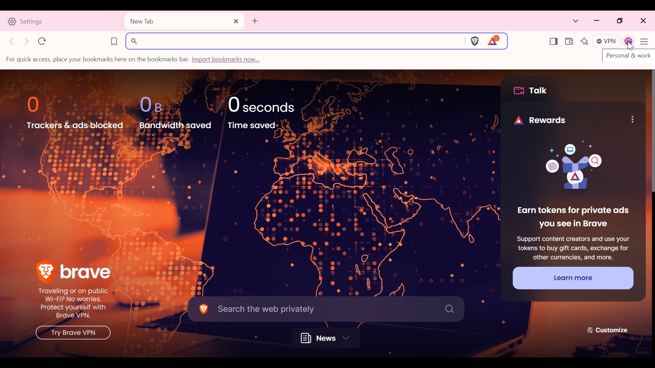  What do you see at coordinates (572, 247) in the screenshot?
I see `a Support content creators and use your
tokens to buy gift cards, exchange for
other currencies, and more.` at bounding box center [572, 247].